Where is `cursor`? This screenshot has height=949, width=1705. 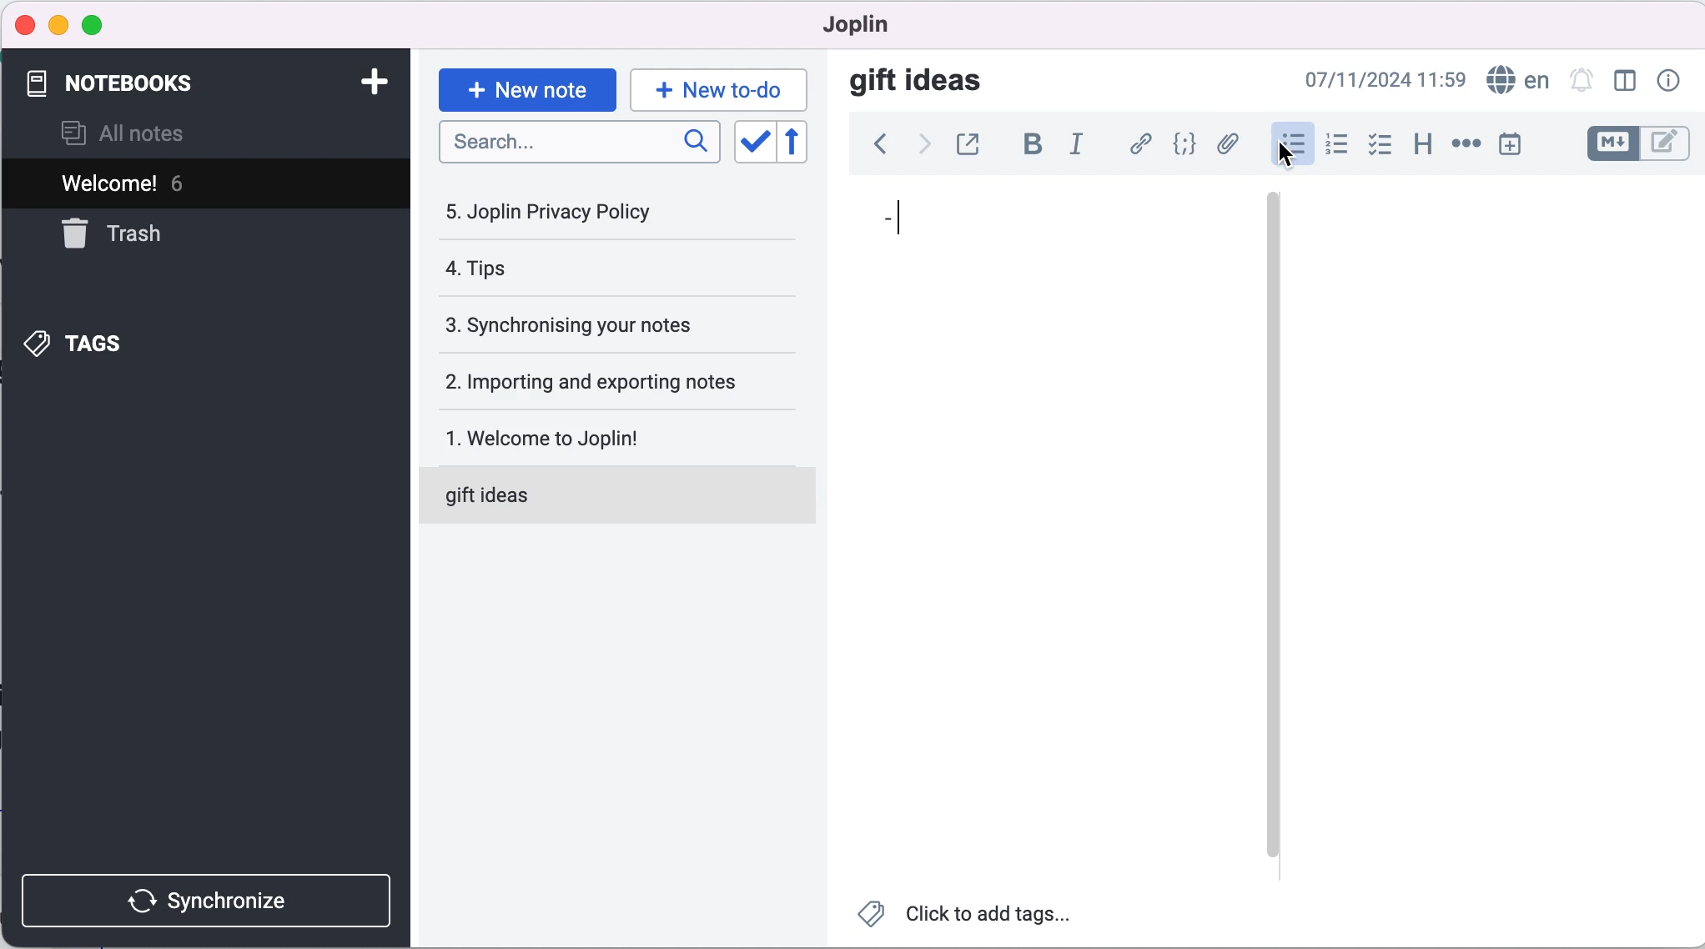
cursor is located at coordinates (1288, 154).